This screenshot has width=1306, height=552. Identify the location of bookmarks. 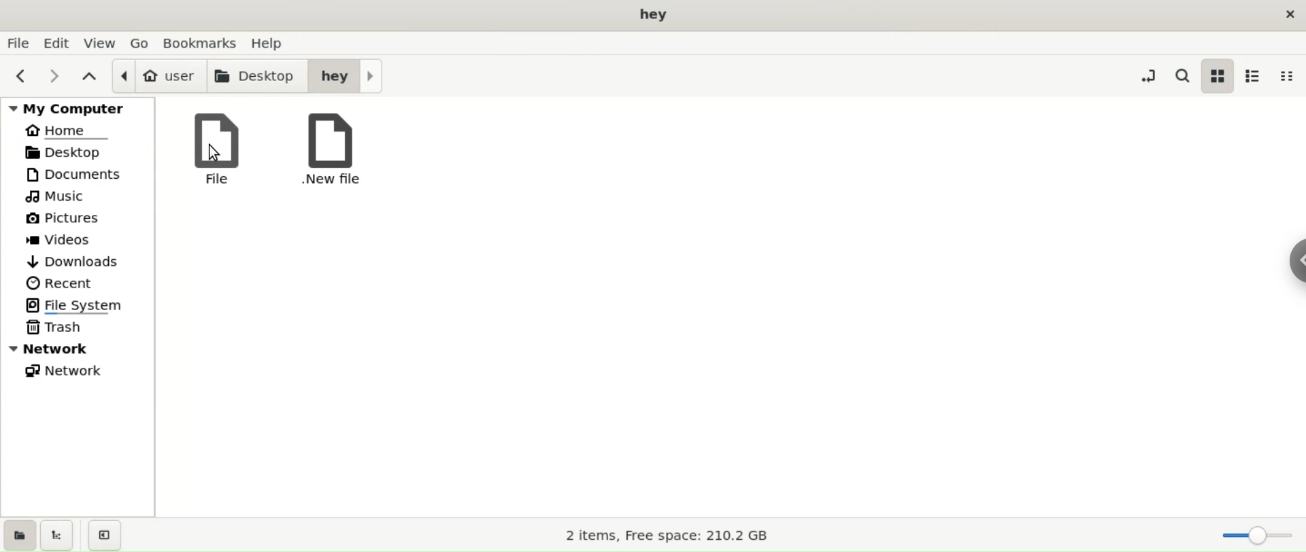
(202, 42).